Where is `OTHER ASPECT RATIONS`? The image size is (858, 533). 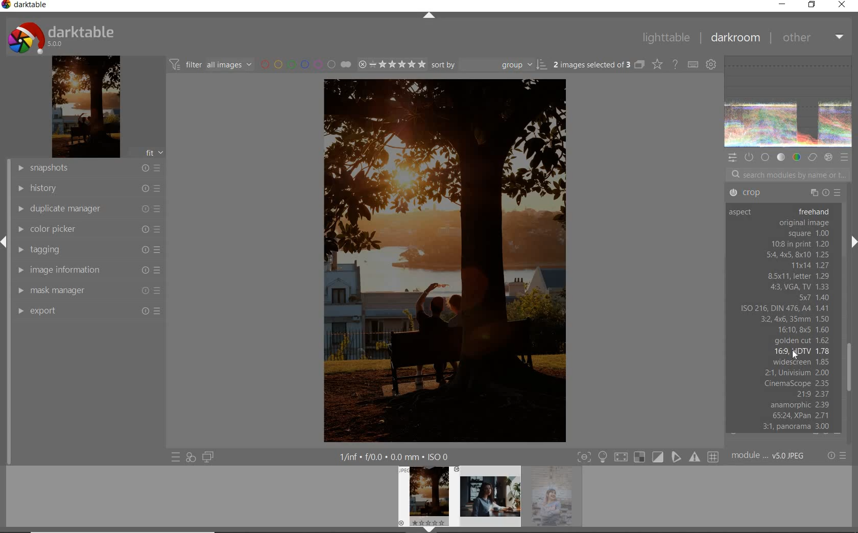 OTHER ASPECT RATIONS is located at coordinates (784, 287).